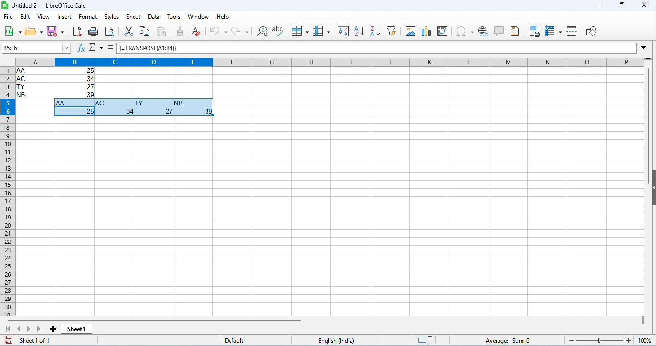 Image resolution: width=656 pixels, height=346 pixels. I want to click on row numbers, so click(7, 192).